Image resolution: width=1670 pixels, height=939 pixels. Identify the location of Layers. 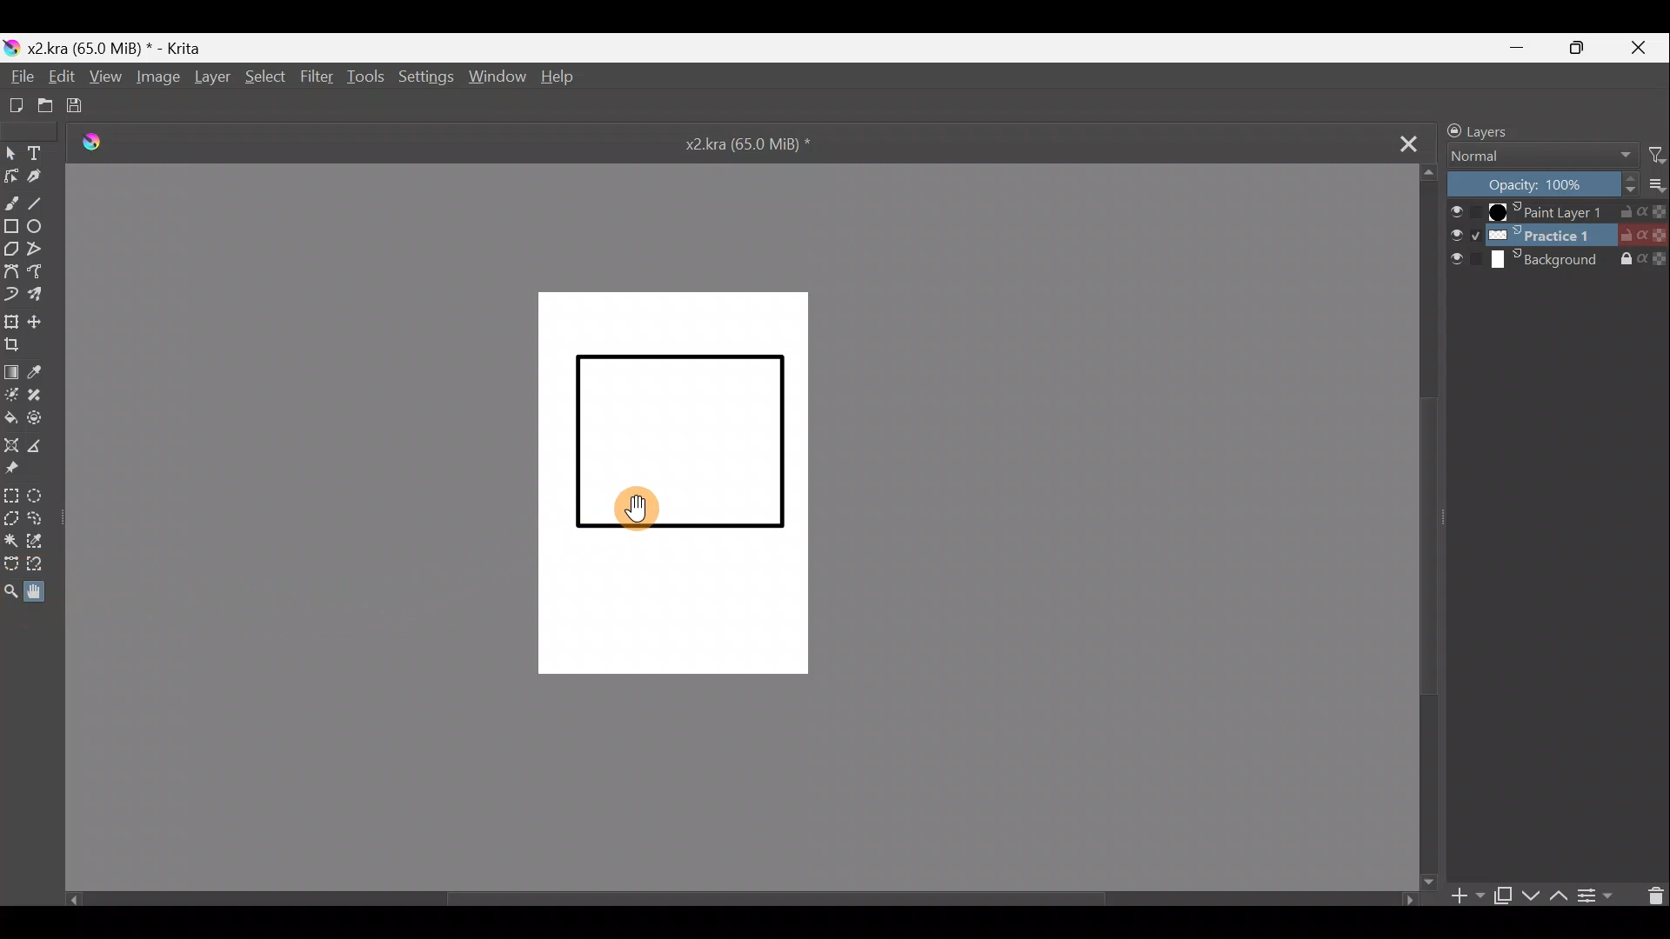
(1517, 130).